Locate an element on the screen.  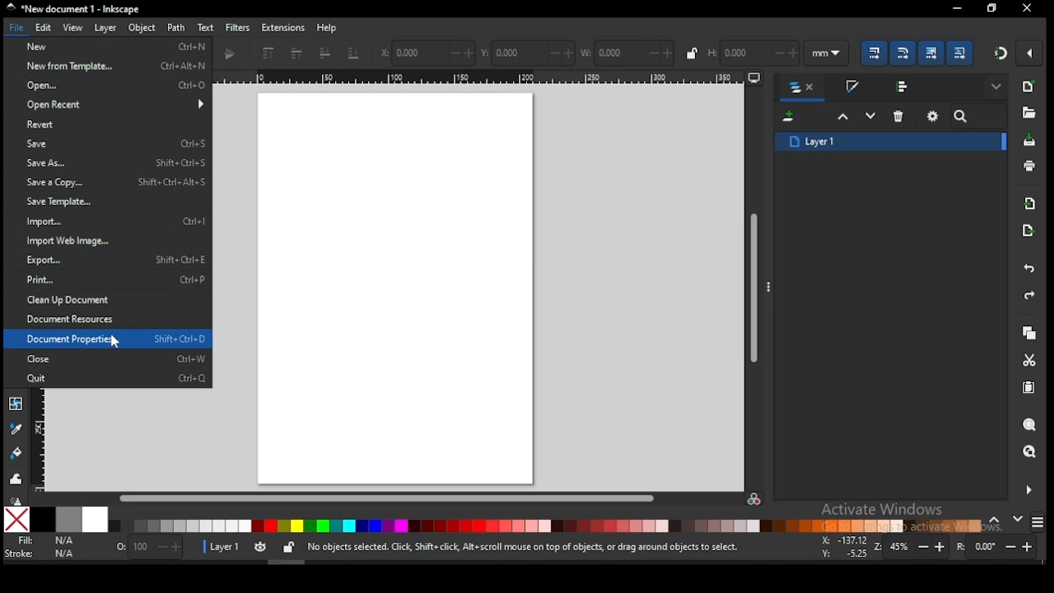
object flip vertical is located at coordinates (232, 54).